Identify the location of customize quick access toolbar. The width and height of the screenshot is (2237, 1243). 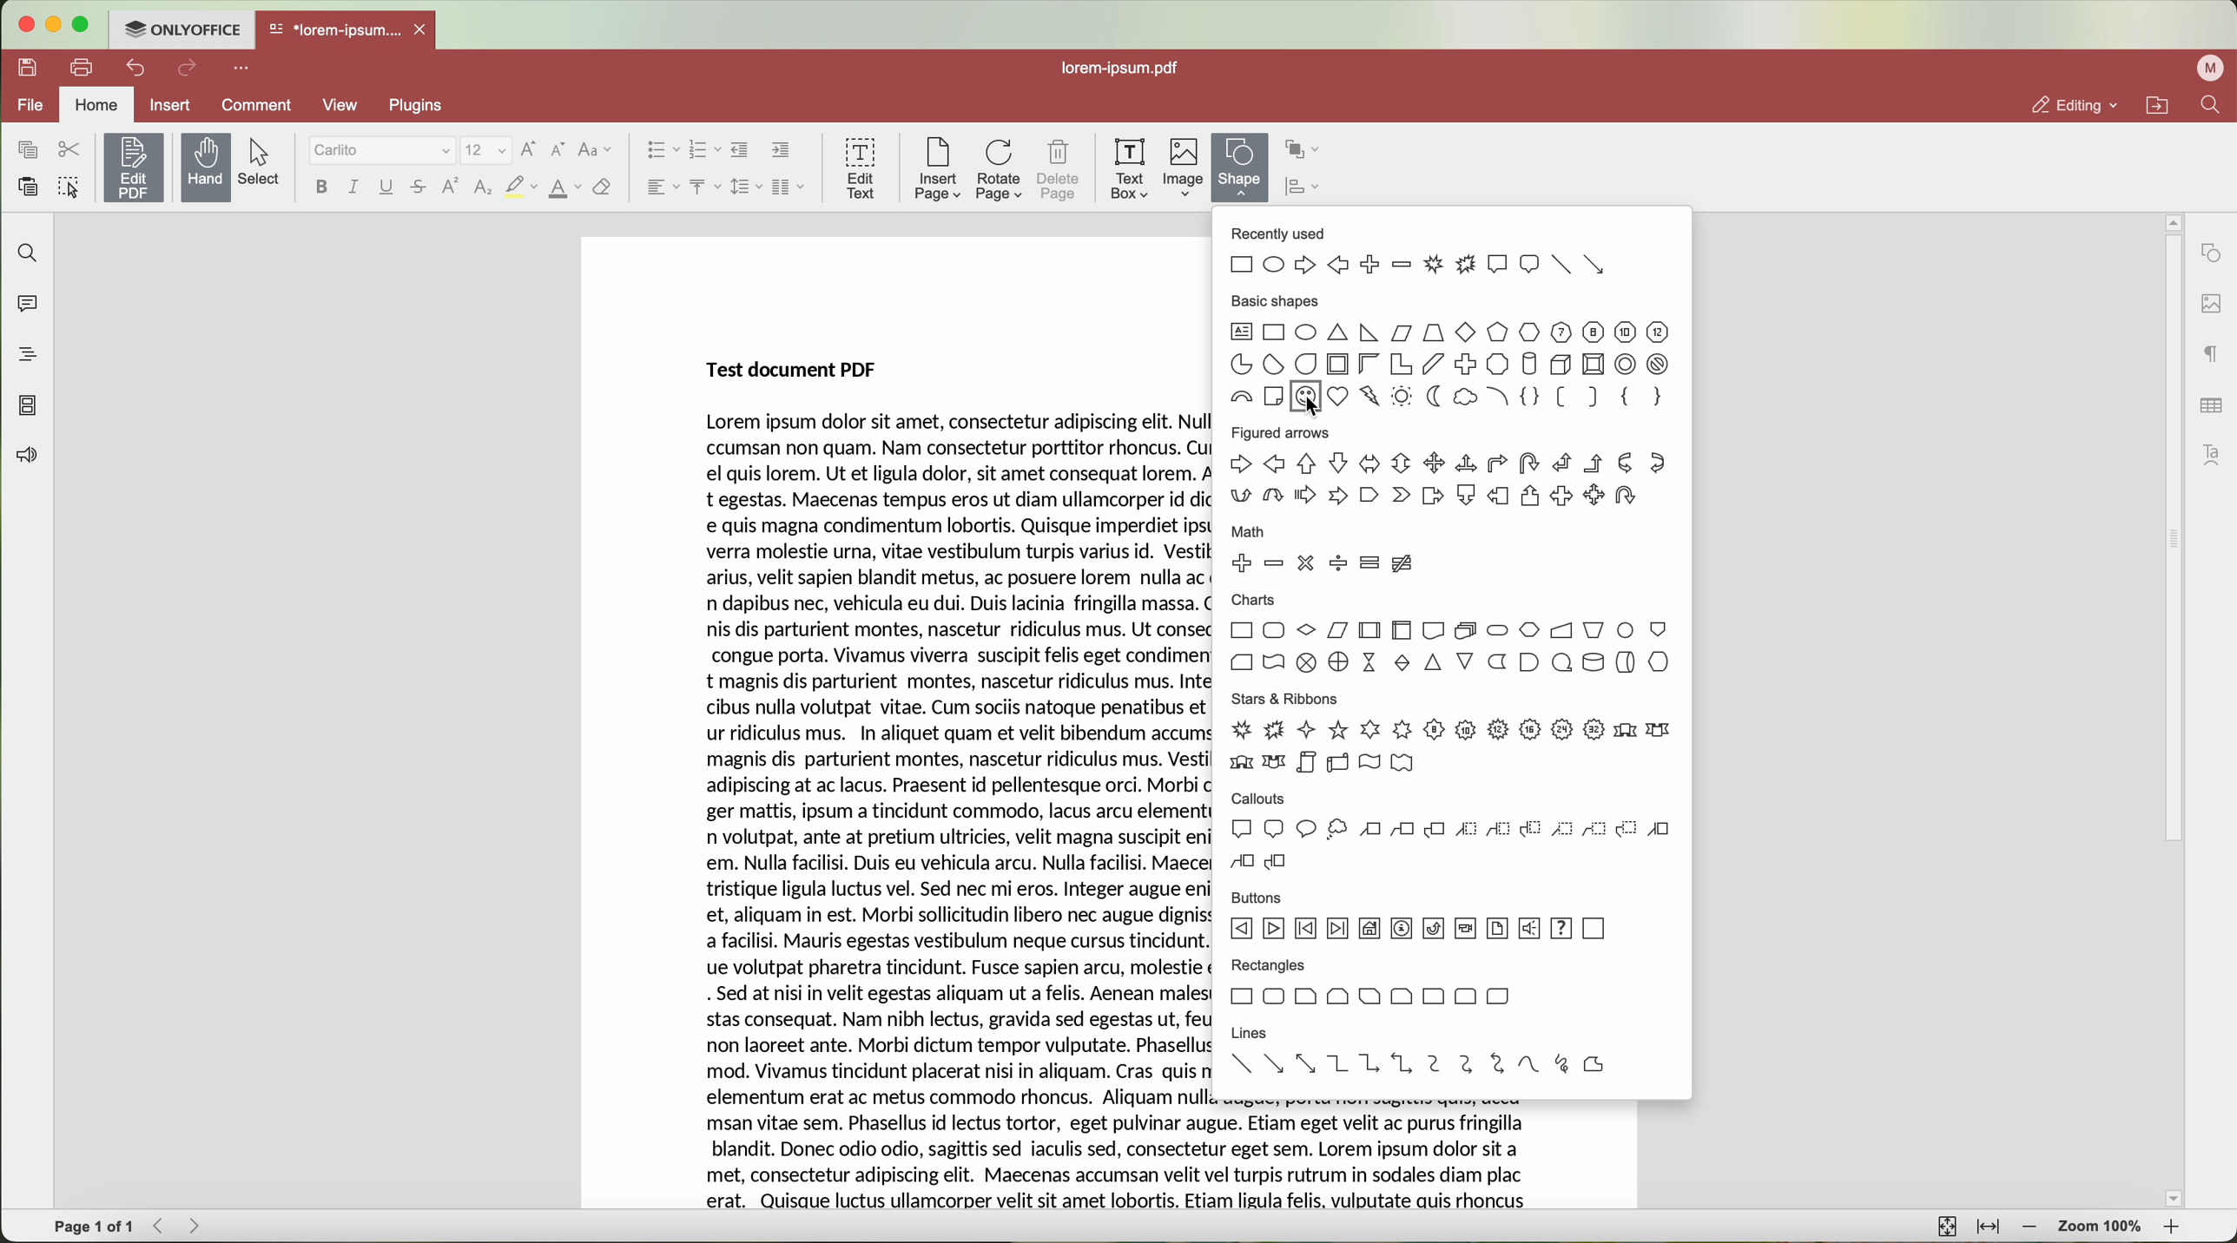
(245, 69).